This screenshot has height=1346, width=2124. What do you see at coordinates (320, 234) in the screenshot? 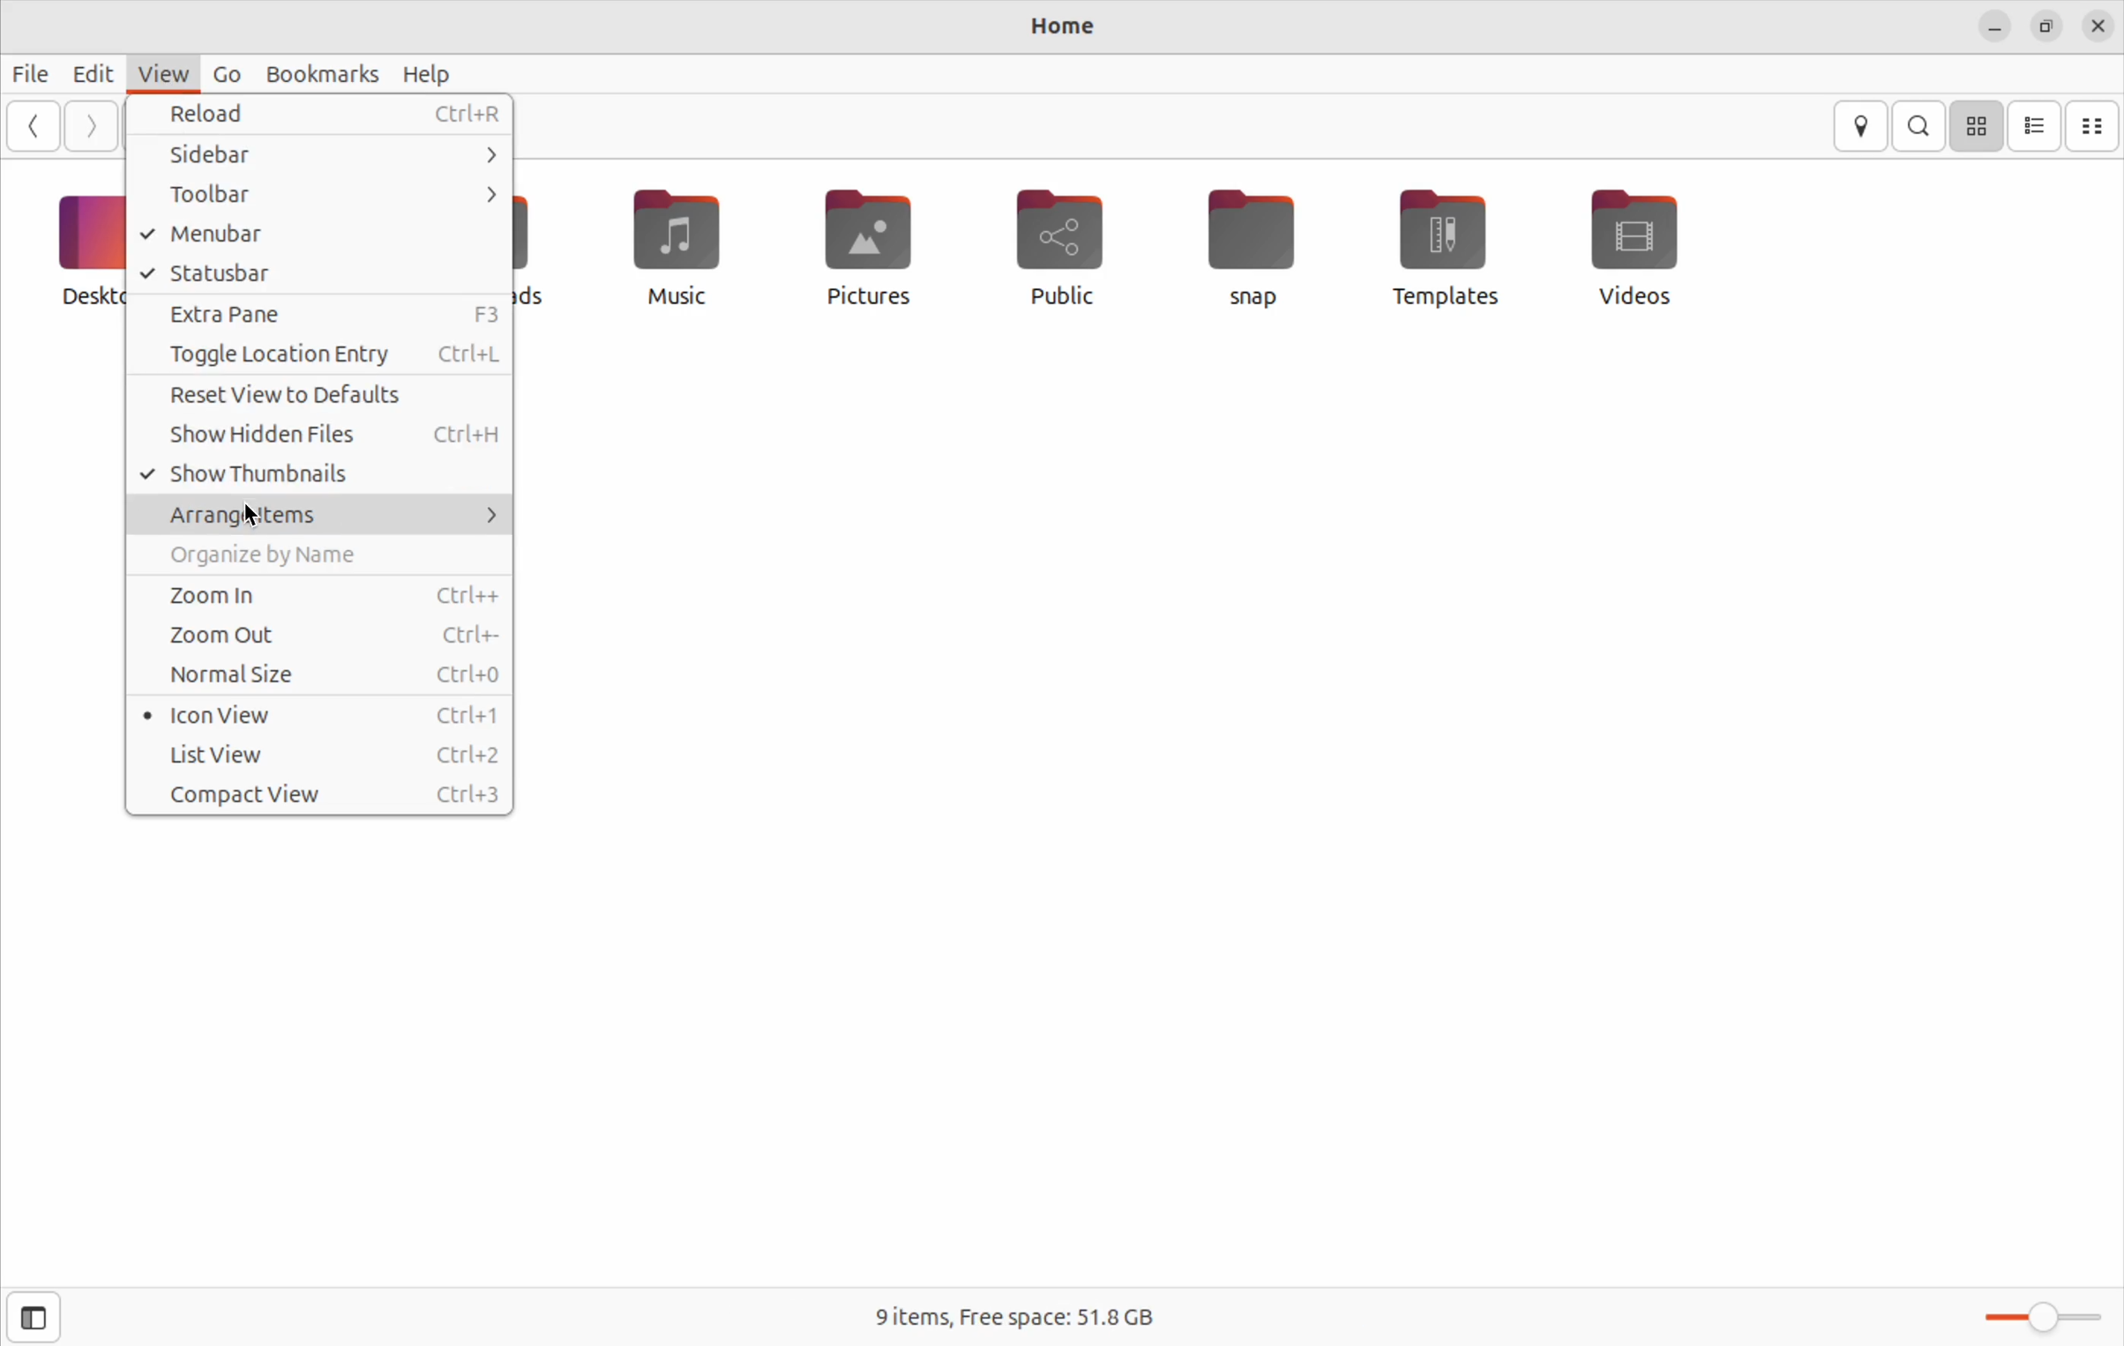
I see `menu bar` at bounding box center [320, 234].